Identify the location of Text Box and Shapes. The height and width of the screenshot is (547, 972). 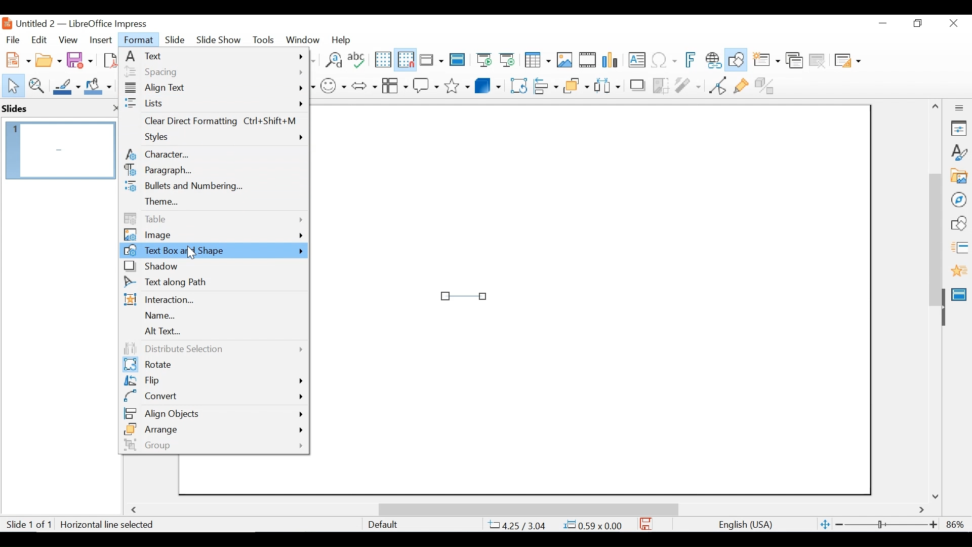
(215, 251).